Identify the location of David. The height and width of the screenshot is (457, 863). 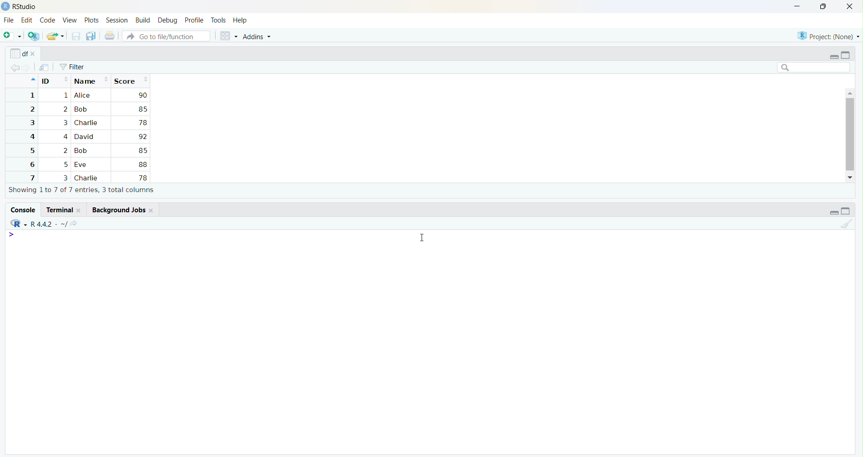
(85, 136).